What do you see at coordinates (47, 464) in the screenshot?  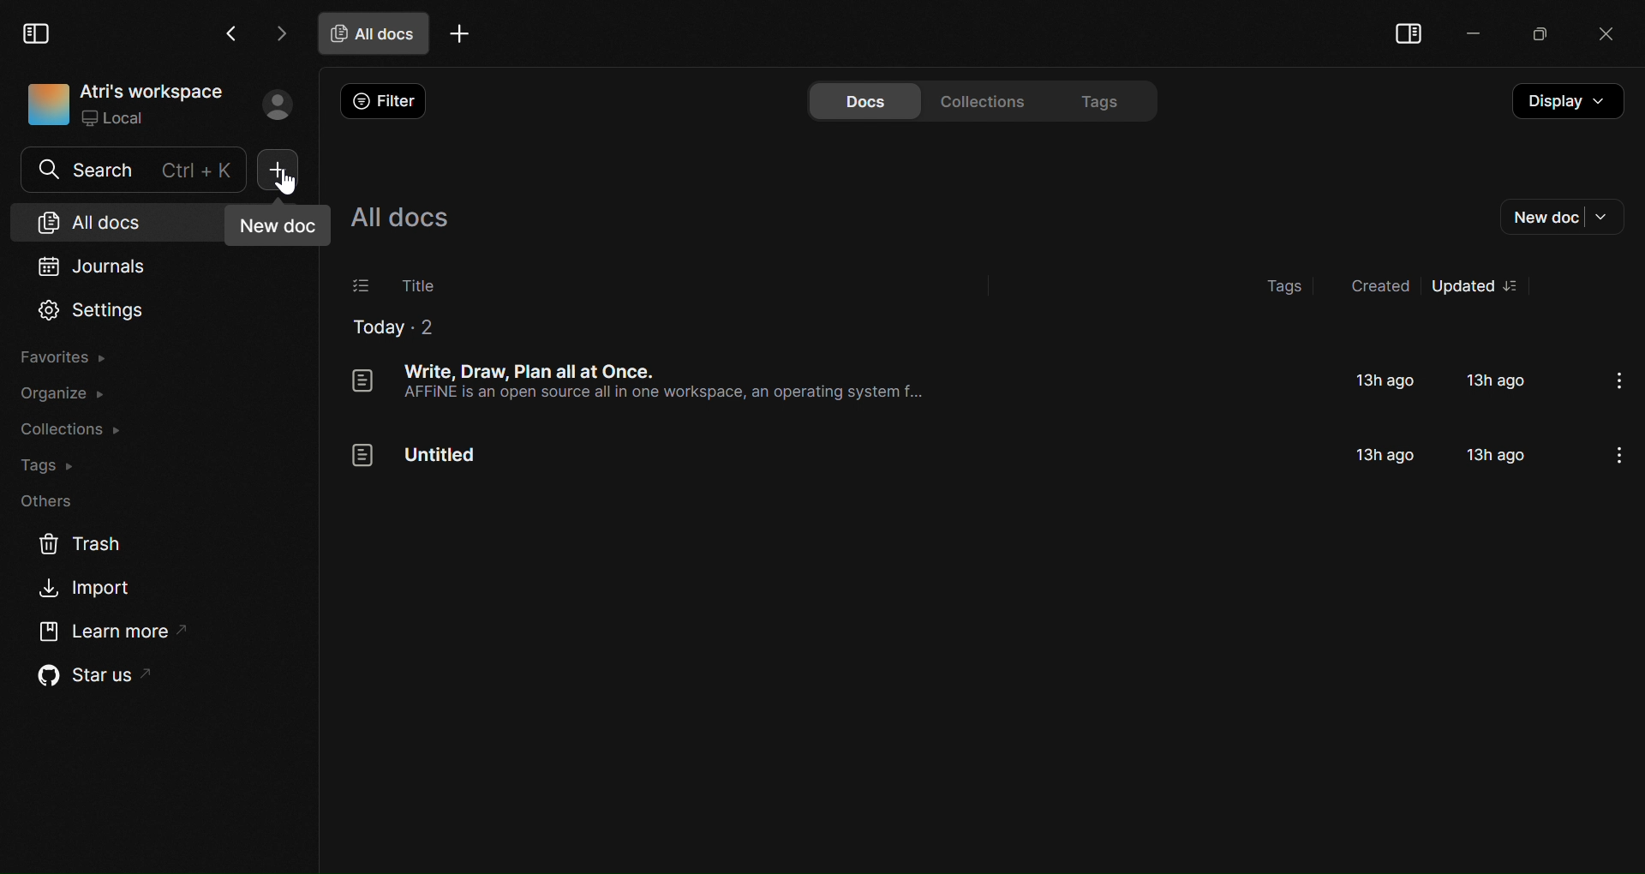 I see `Tags` at bounding box center [47, 464].